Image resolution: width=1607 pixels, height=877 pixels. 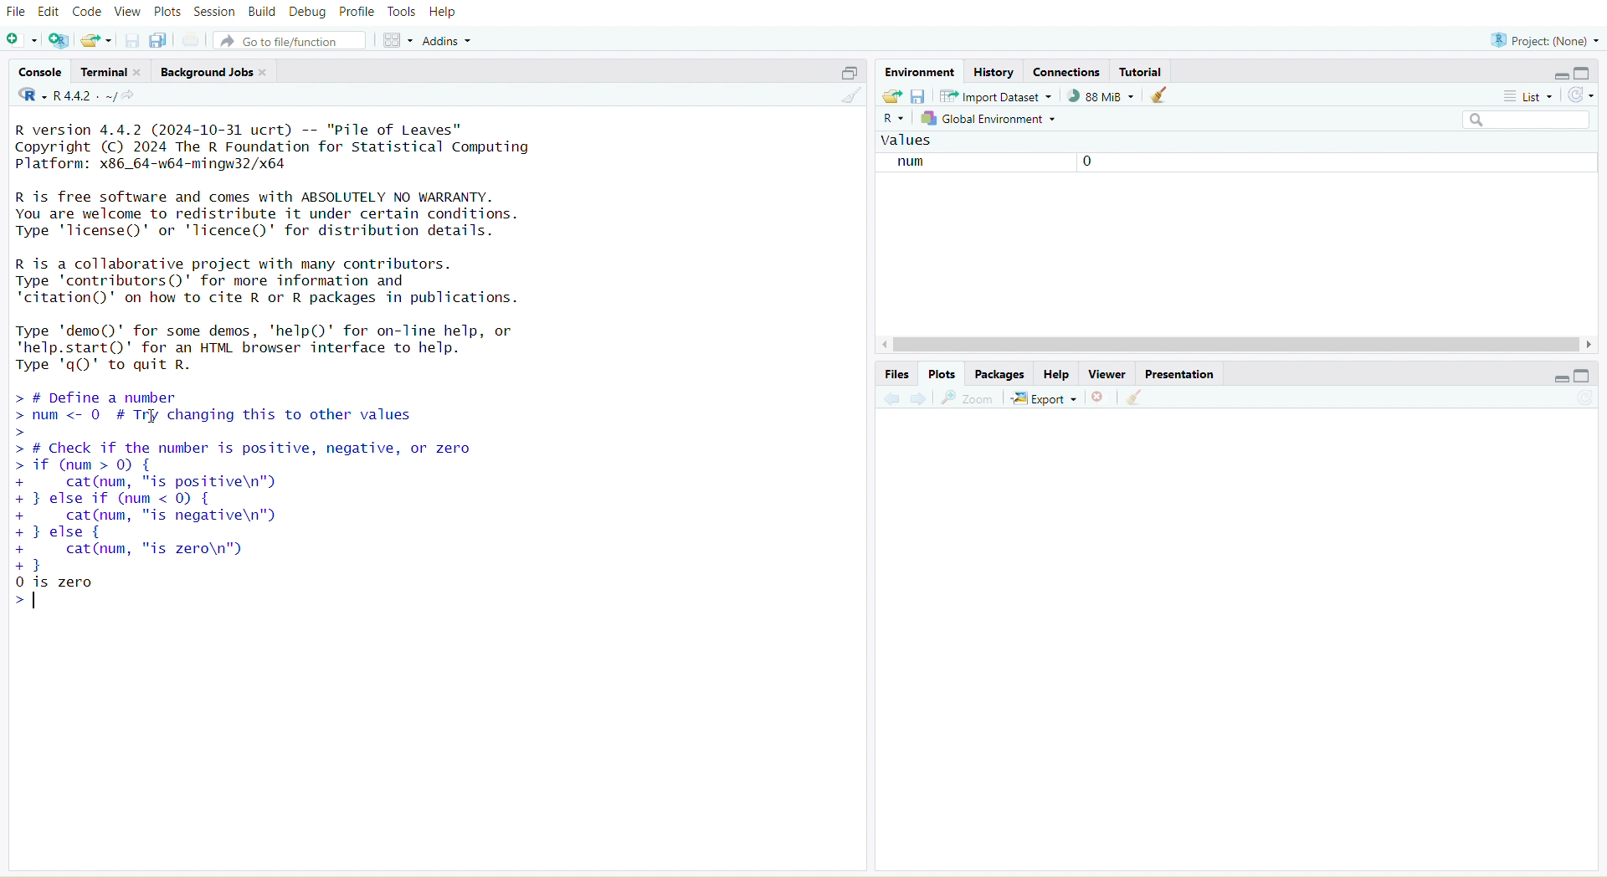 I want to click on expand, so click(x=1553, y=380).